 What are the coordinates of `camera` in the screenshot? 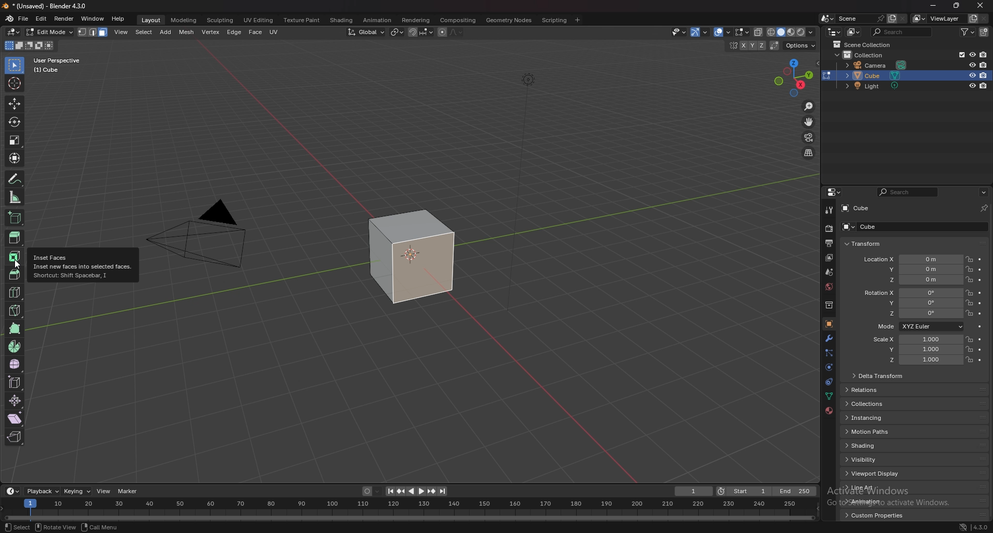 It's located at (877, 65).